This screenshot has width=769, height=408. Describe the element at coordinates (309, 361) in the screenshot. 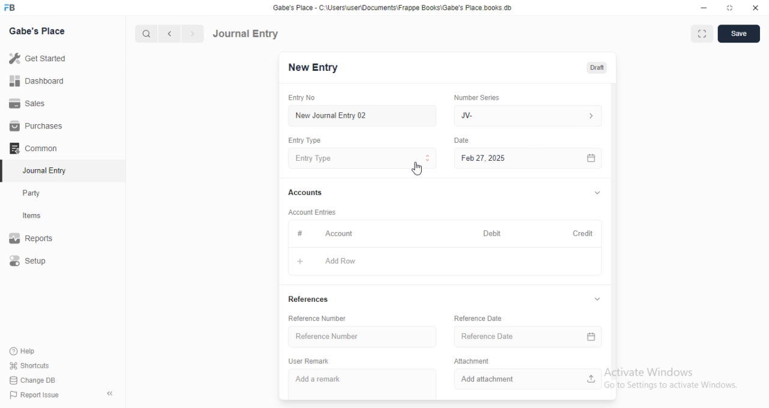

I see `‘User Remark` at that location.